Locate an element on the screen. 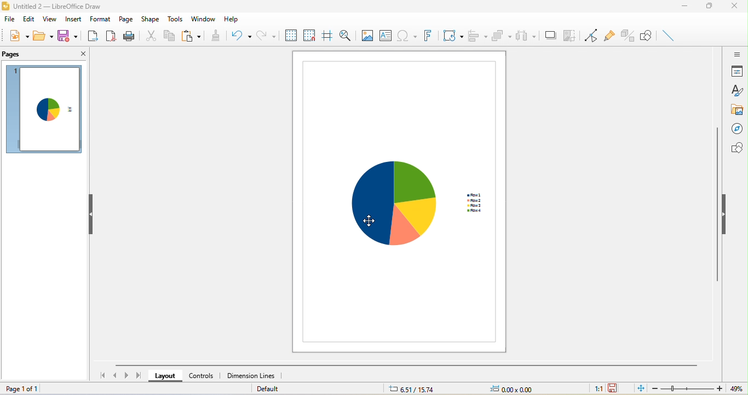 The height and width of the screenshot is (395, 748). arrange is located at coordinates (501, 36).